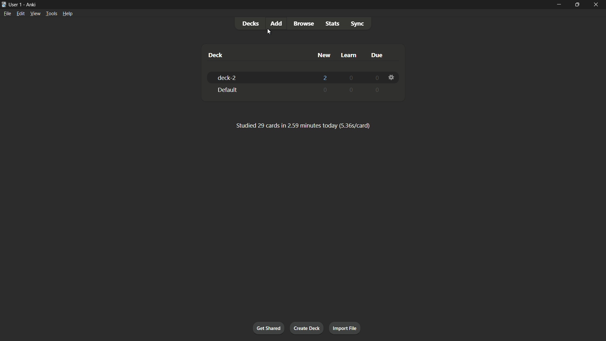 The width and height of the screenshot is (606, 341). I want to click on 0, so click(376, 78).